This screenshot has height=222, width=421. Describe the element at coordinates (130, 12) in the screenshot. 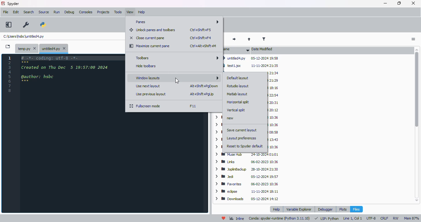

I see `view` at that location.